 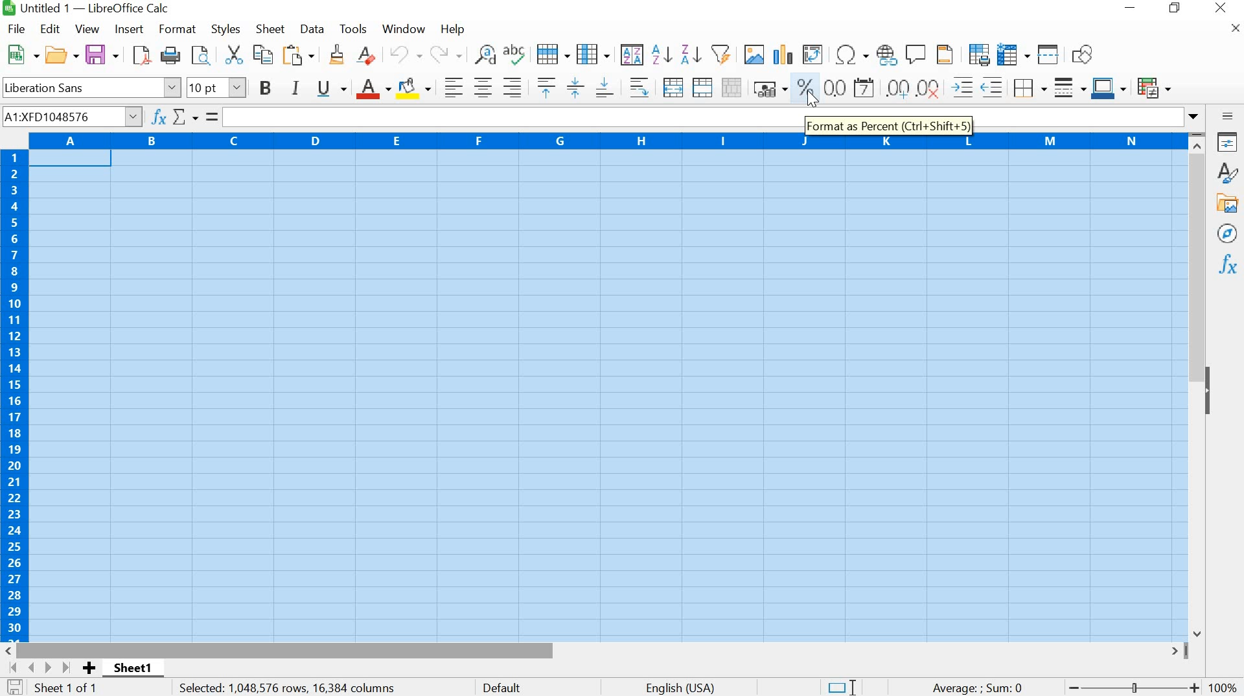 I want to click on Insert hyperlink, so click(x=885, y=55).